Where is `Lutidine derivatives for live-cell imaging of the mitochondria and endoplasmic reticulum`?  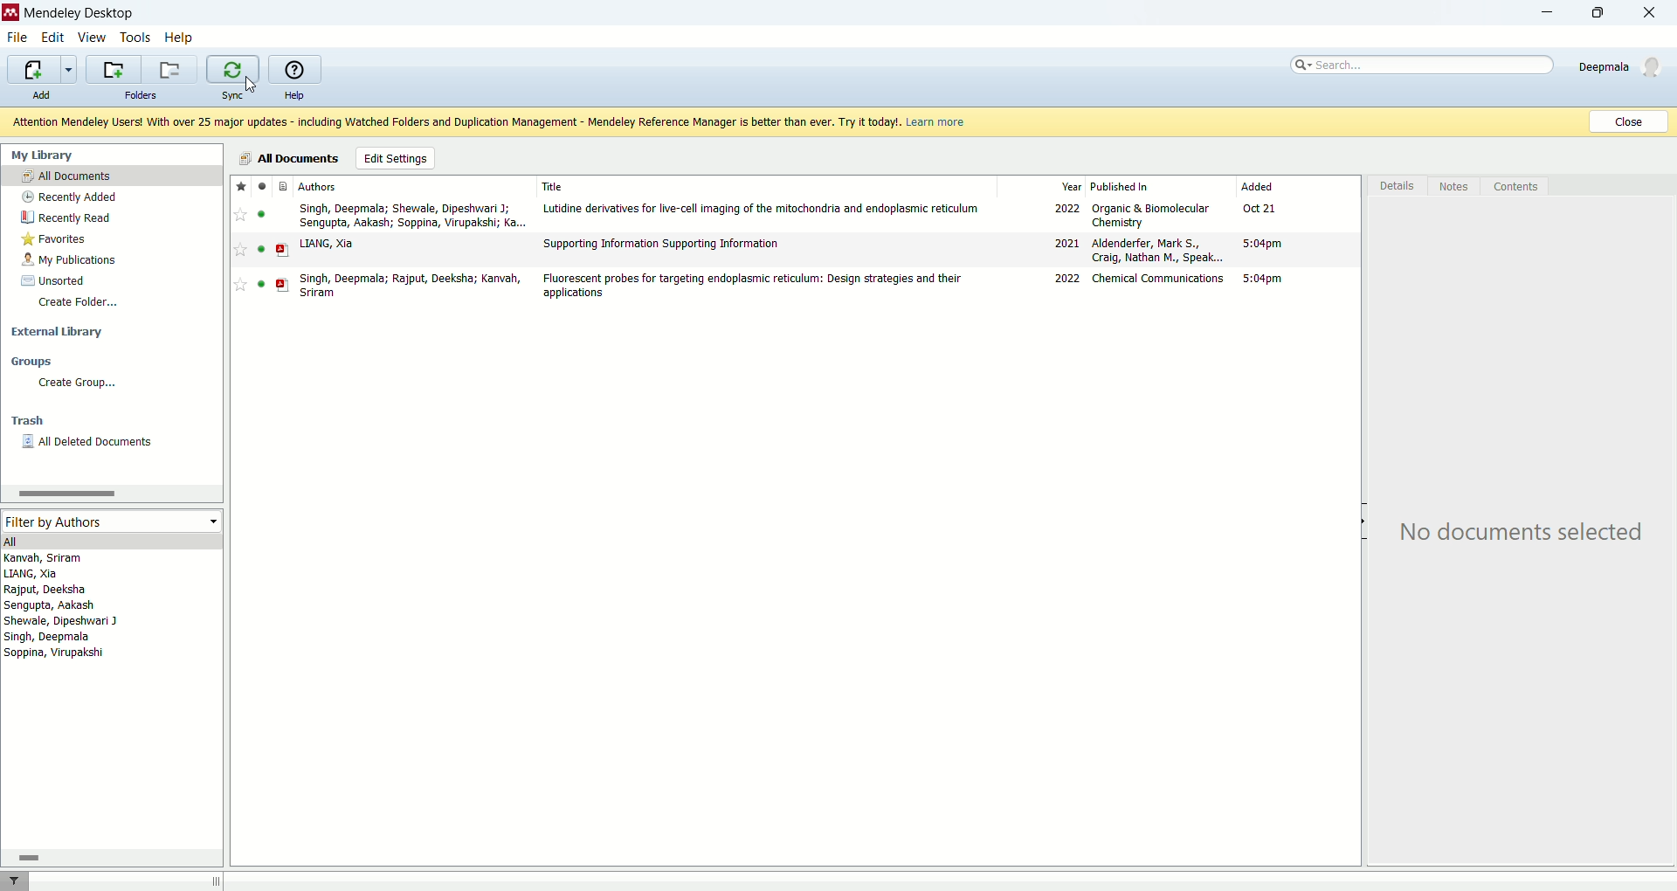
Lutidine derivatives for live-cell imaging of the mitochondria and endoplasmic reticulum is located at coordinates (765, 211).